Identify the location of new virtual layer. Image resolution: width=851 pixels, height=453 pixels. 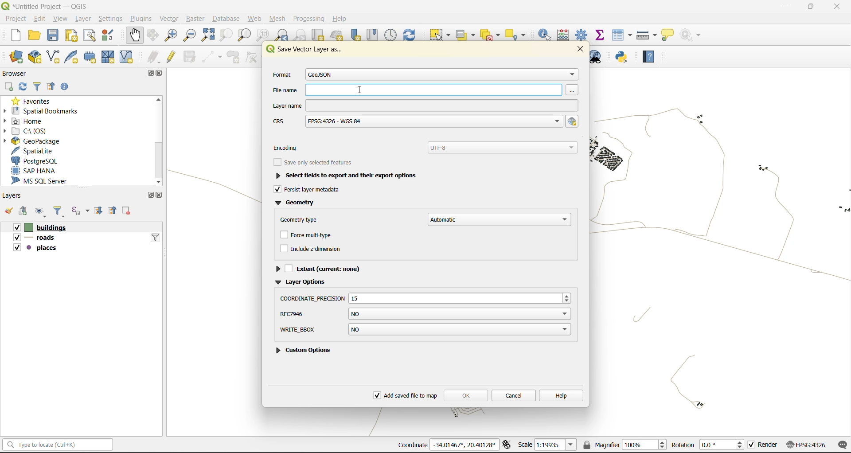
(125, 57).